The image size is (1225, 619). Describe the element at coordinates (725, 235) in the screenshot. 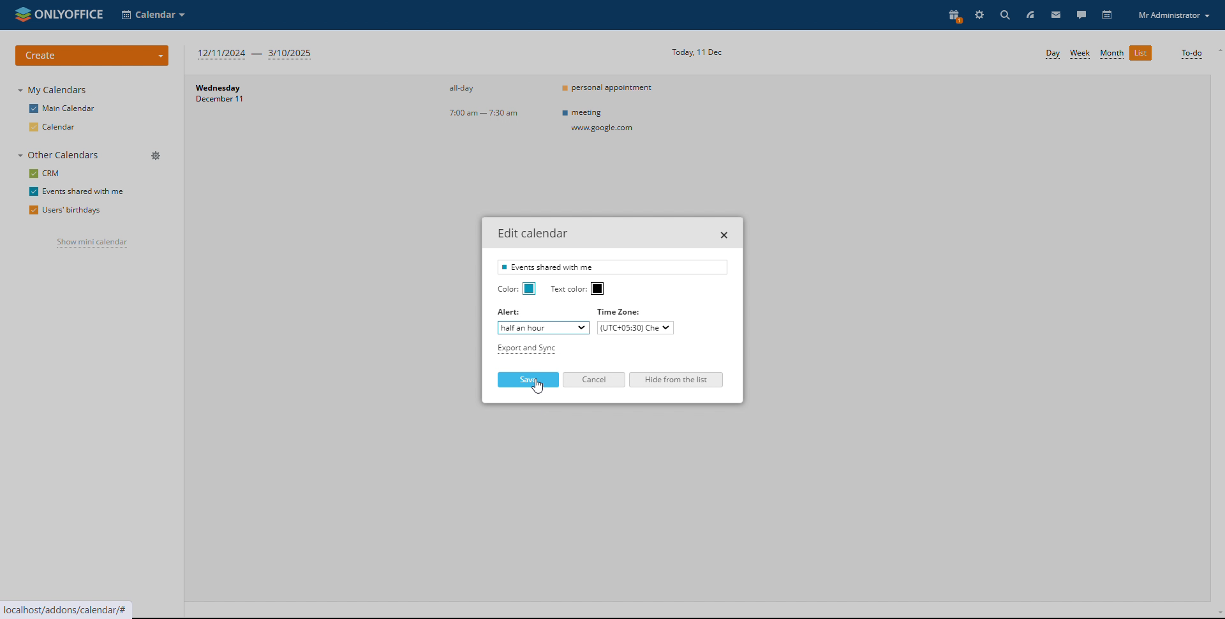

I see `close` at that location.